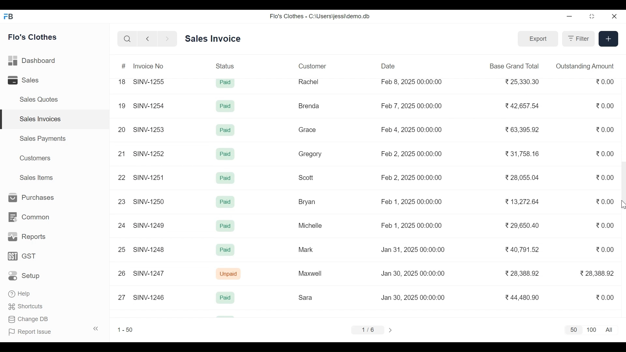 This screenshot has width=626, height=352. I want to click on Paid, so click(226, 130).